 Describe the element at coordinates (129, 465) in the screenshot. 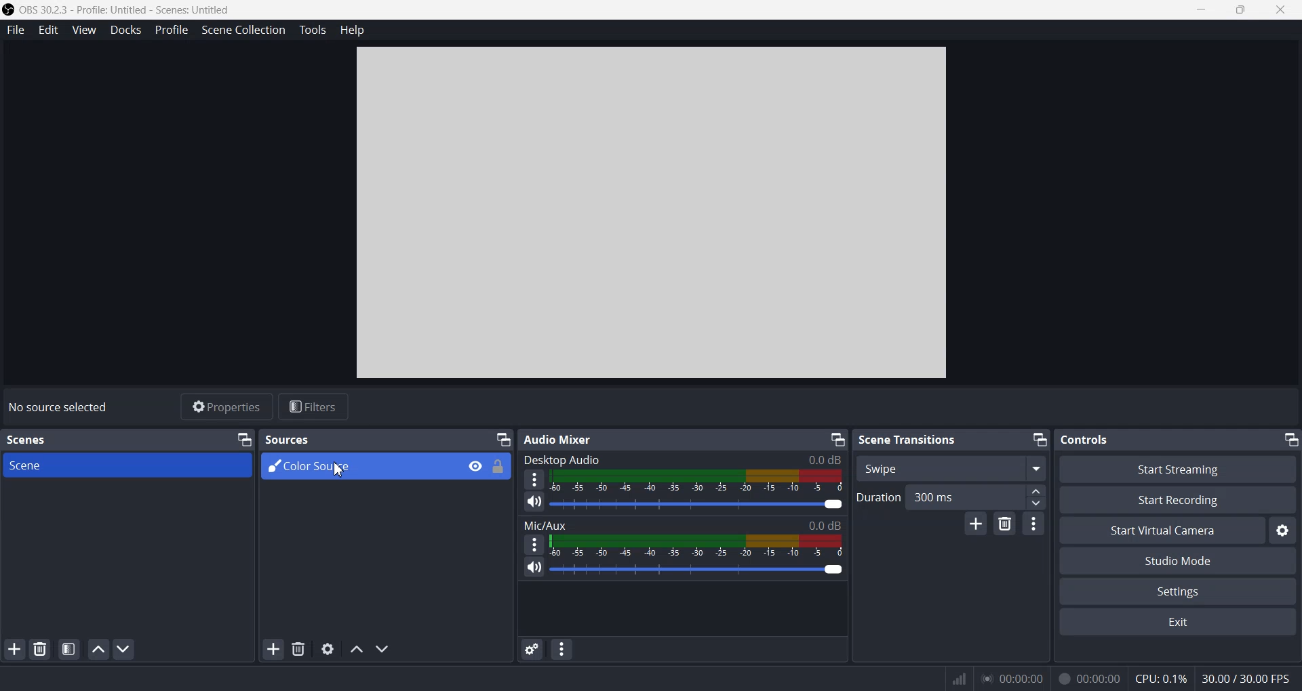

I see `Scene` at that location.